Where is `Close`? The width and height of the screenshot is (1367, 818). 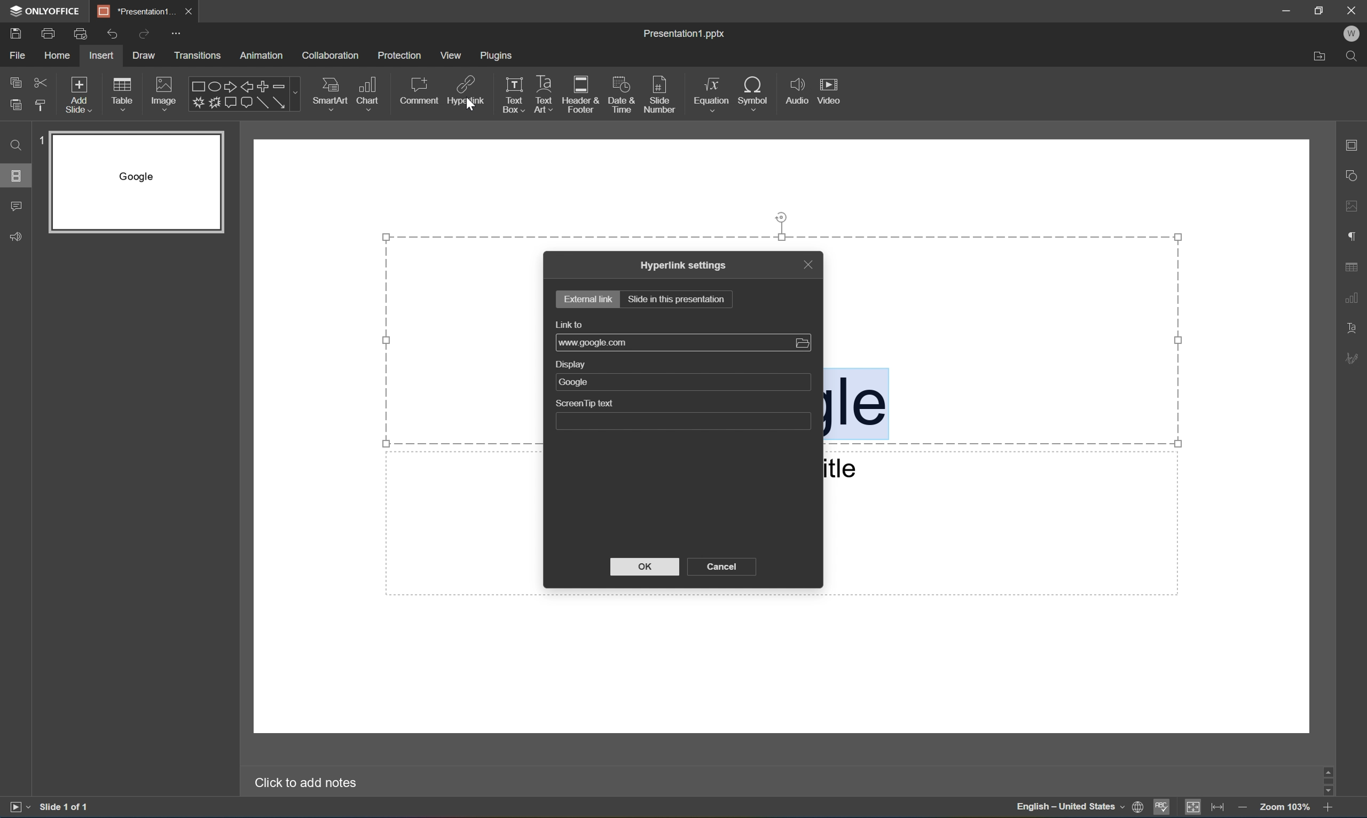 Close is located at coordinates (192, 11).